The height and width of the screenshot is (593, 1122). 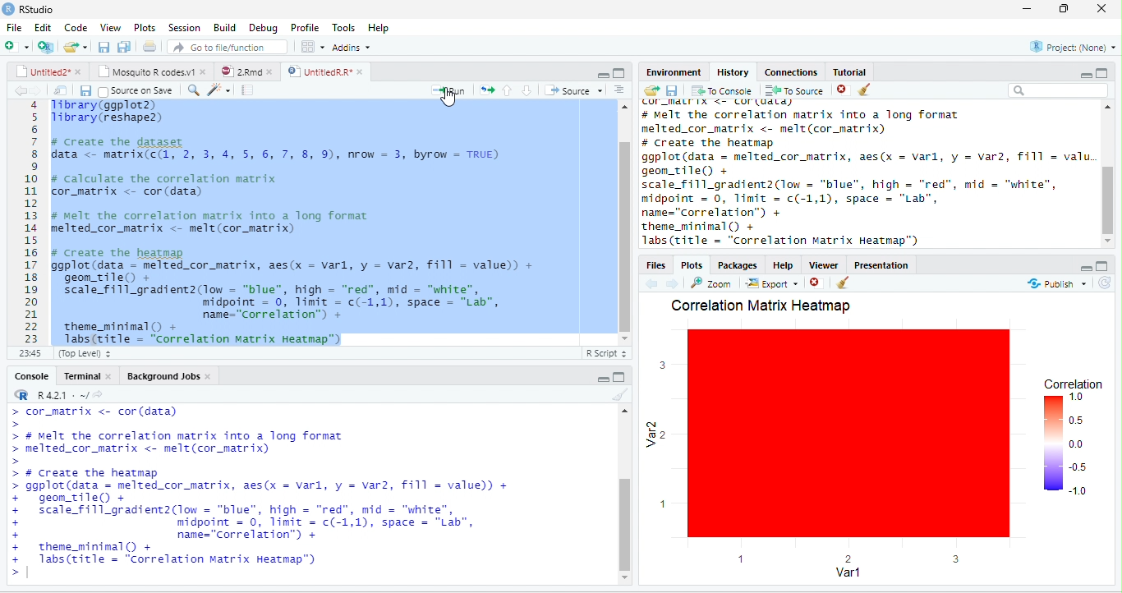 What do you see at coordinates (677, 283) in the screenshot?
I see `next` at bounding box center [677, 283].